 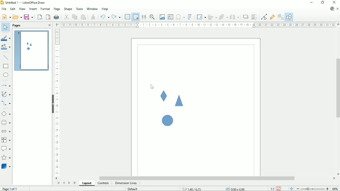 I want to click on Zoom & pan, so click(x=152, y=17).